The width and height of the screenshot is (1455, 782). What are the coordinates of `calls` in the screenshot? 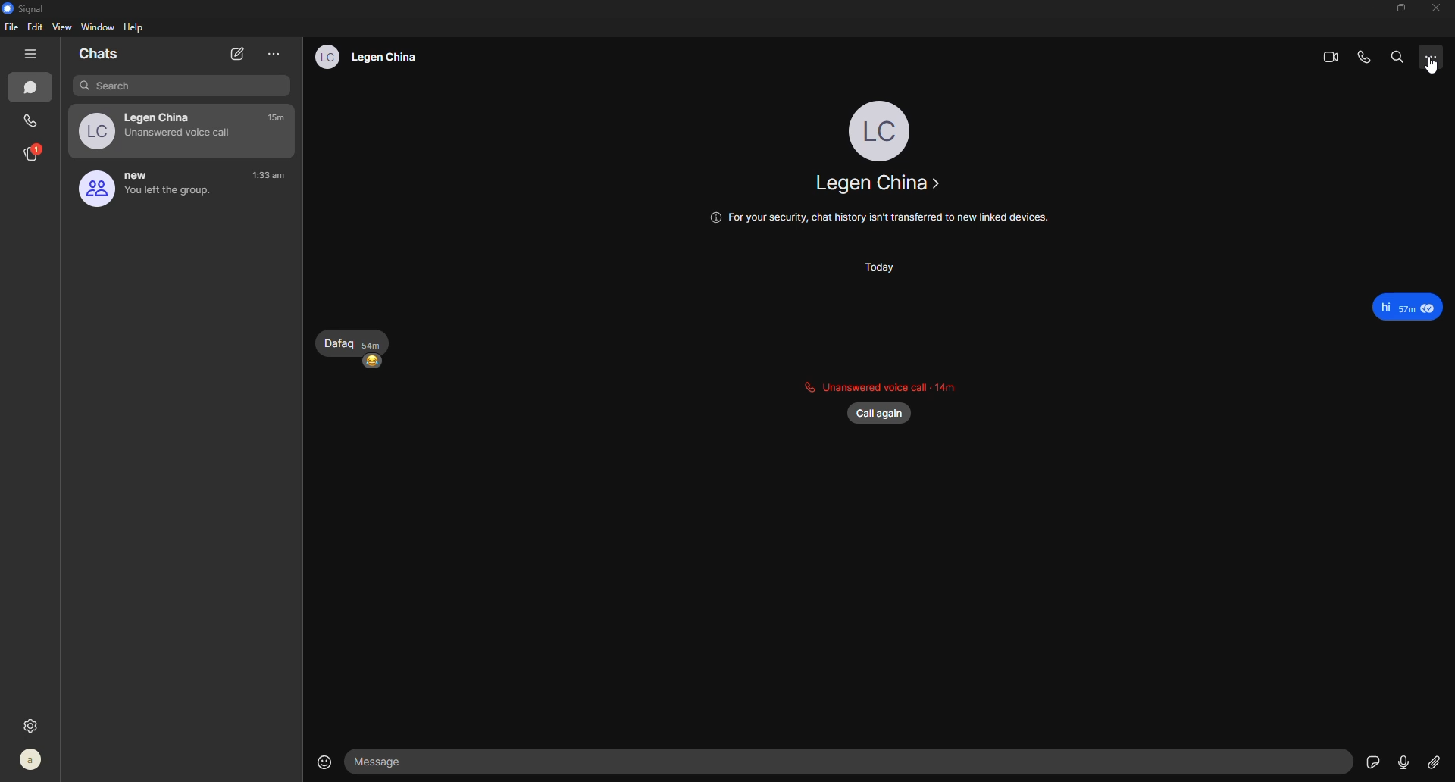 It's located at (32, 120).